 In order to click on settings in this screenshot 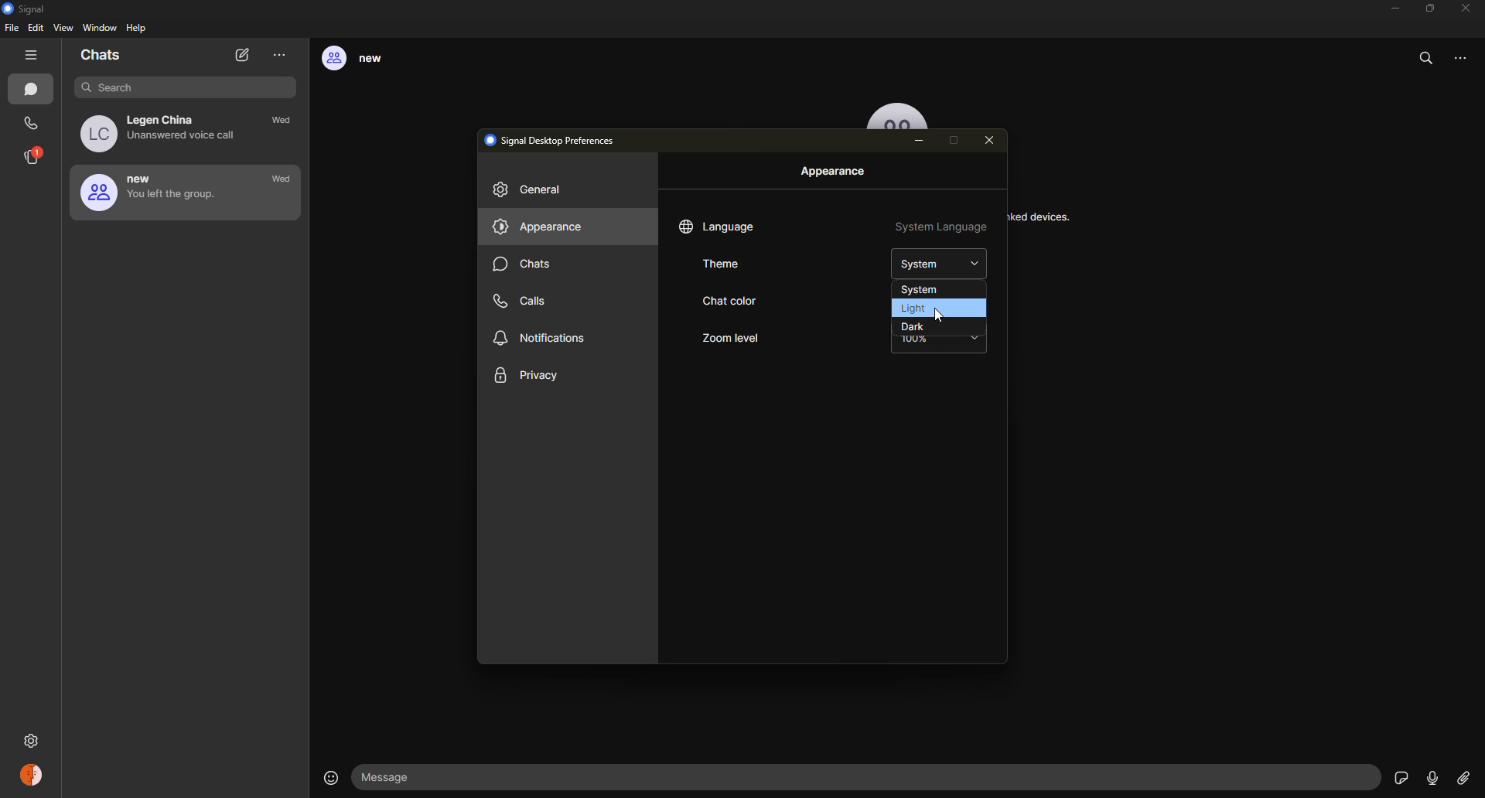, I will do `click(33, 738)`.